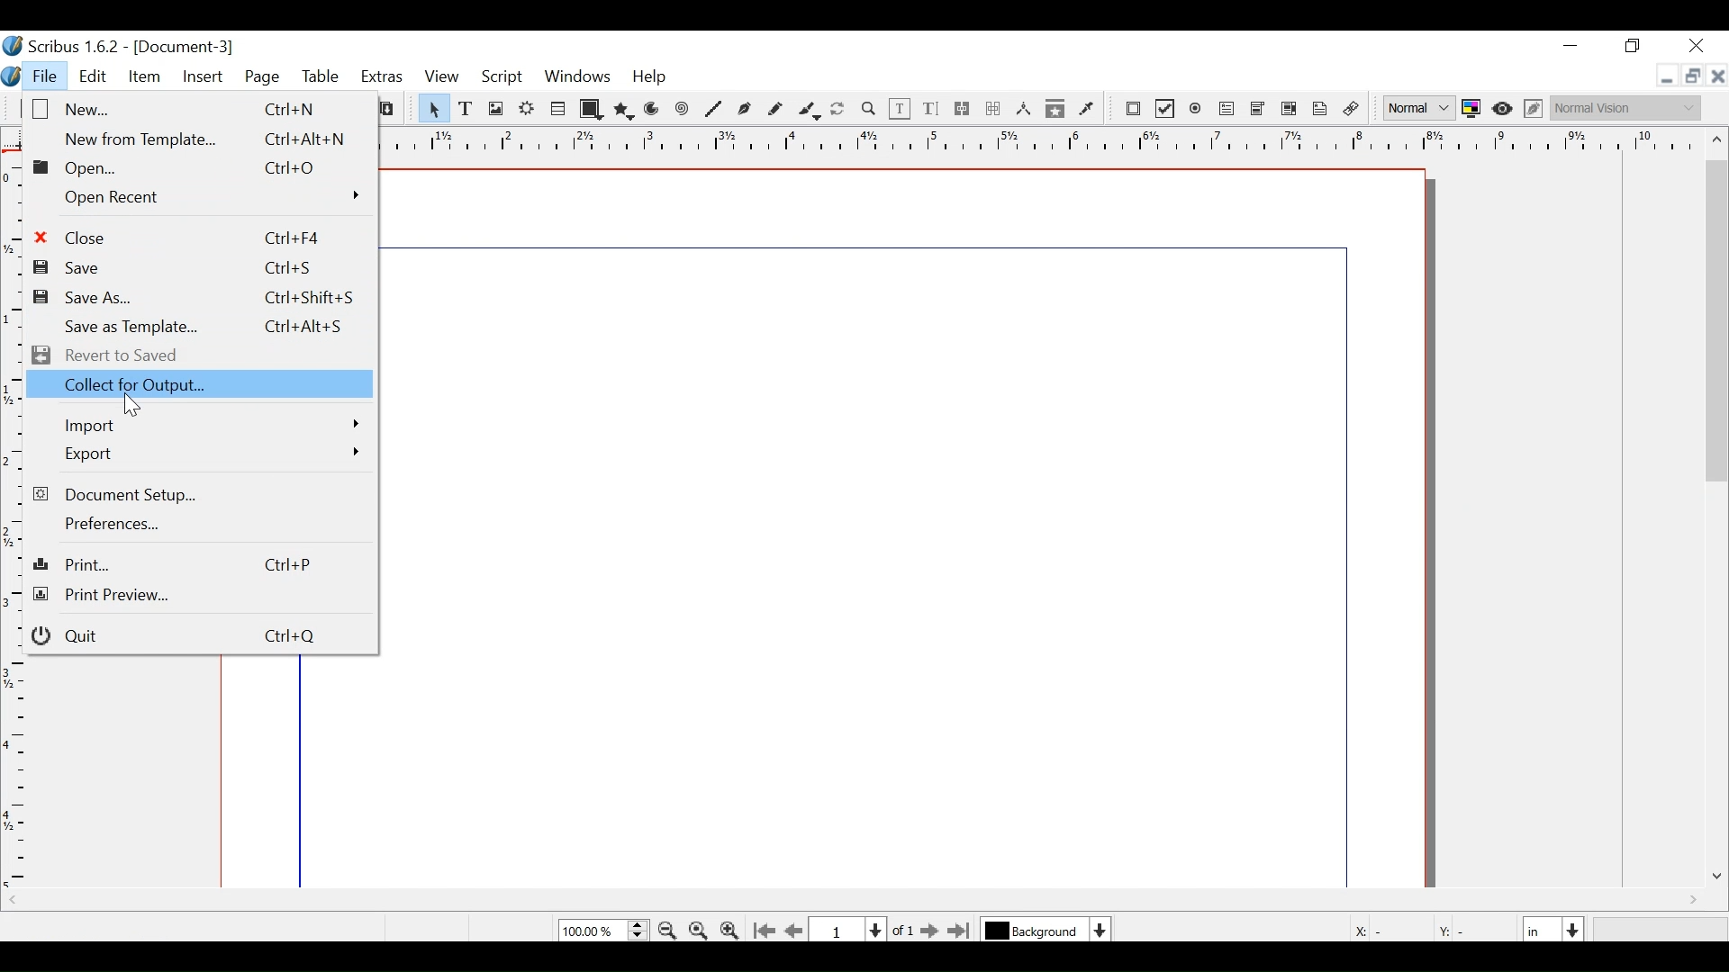  Describe the element at coordinates (466, 108) in the screenshot. I see `Text Frame` at that location.